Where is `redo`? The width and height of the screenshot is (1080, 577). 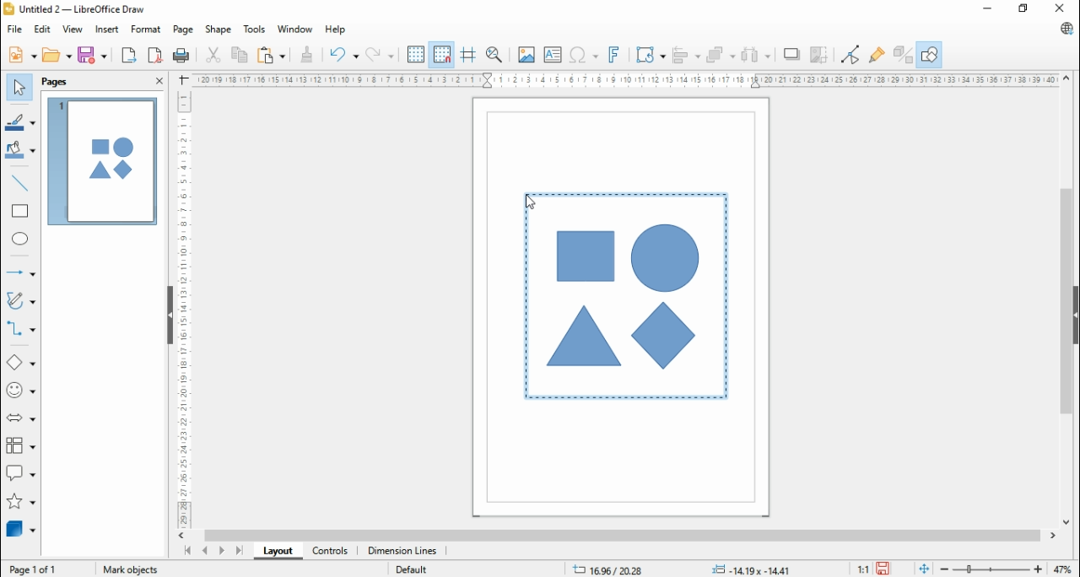 redo is located at coordinates (381, 55).